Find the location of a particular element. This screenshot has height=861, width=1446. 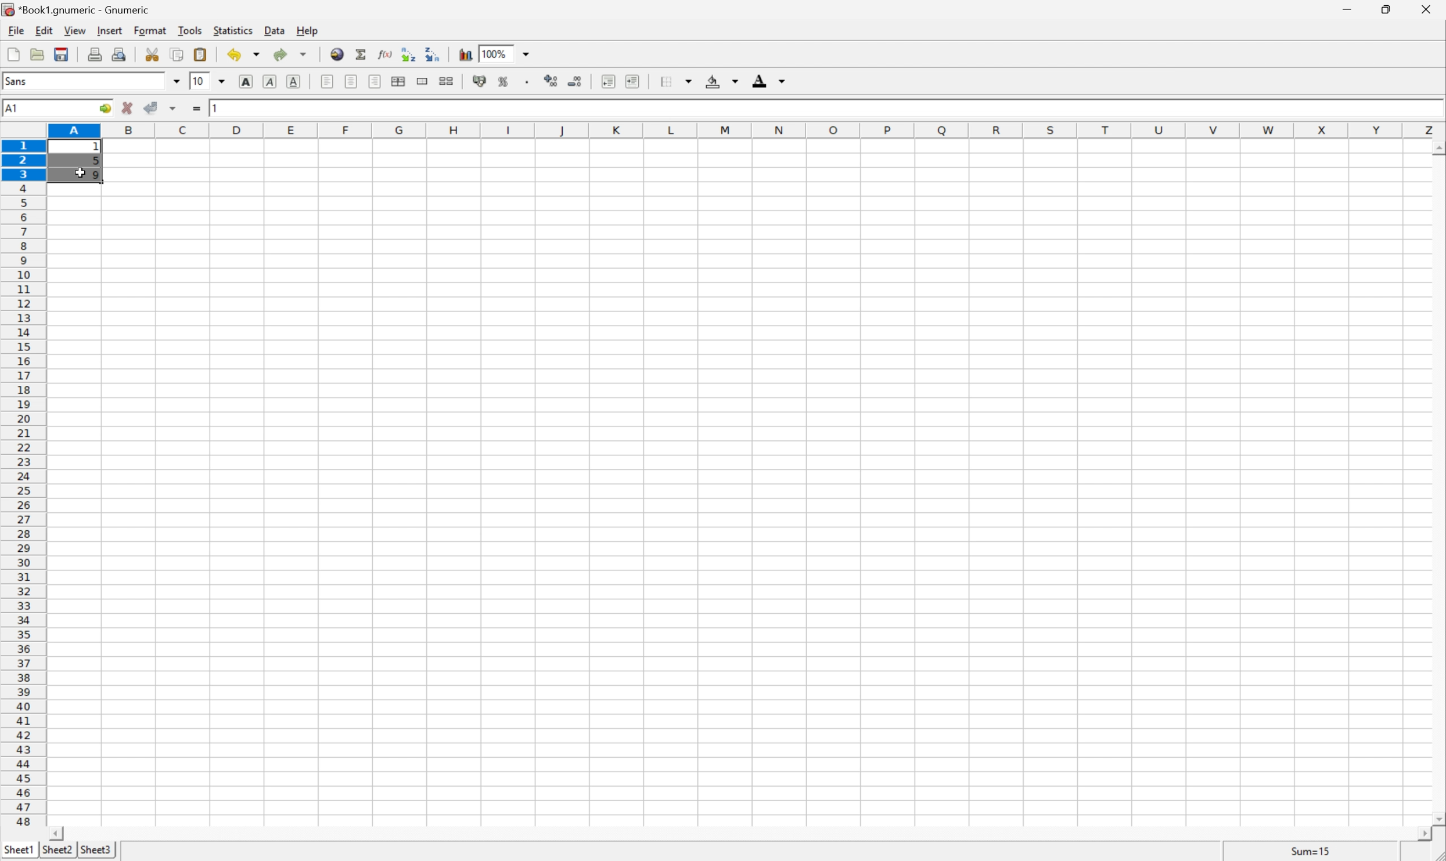

restore down is located at coordinates (1387, 9).